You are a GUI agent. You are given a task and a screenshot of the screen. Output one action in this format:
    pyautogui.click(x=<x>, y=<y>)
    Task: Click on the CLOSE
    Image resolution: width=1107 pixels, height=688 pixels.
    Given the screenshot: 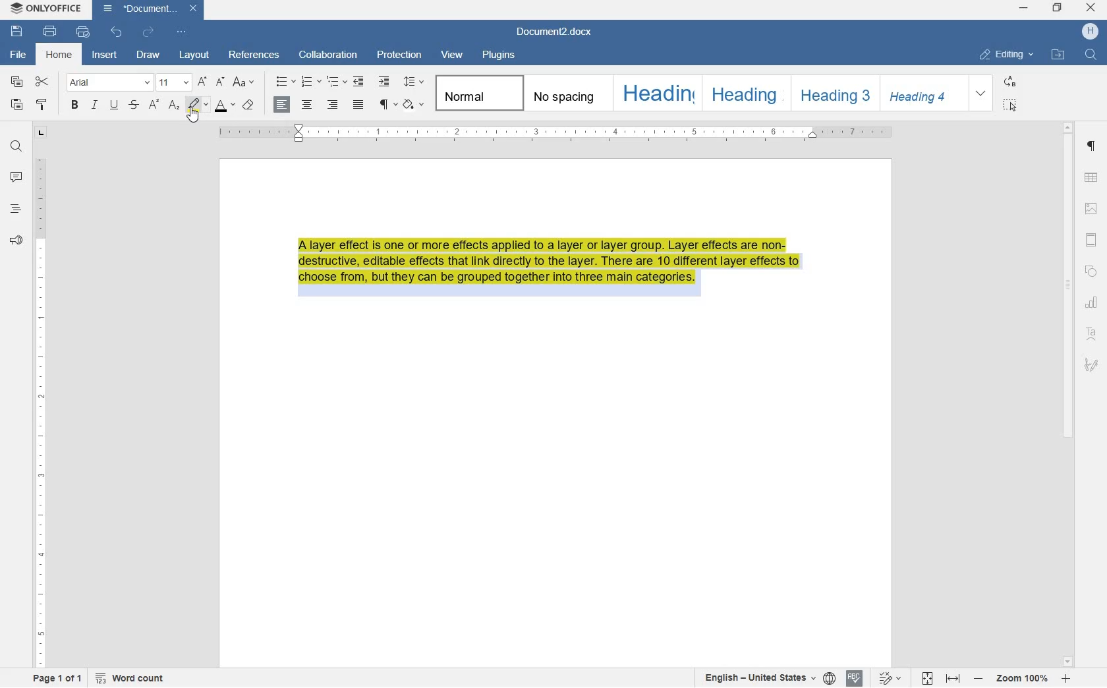 What is the action you would take?
    pyautogui.click(x=1090, y=8)
    